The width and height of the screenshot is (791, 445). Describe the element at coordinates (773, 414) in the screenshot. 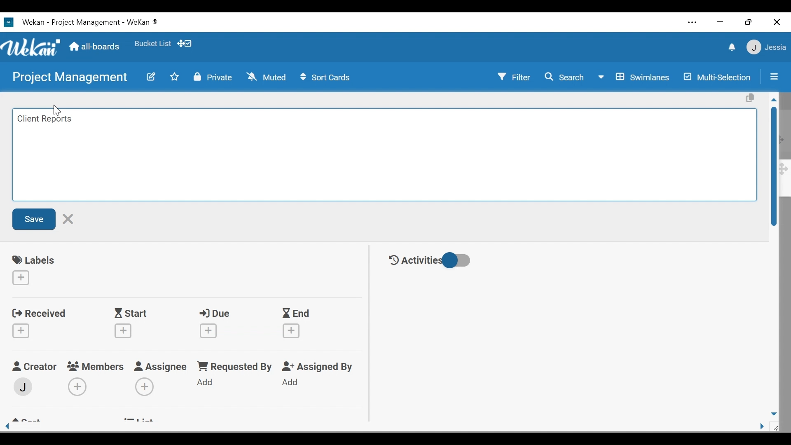

I see `Scroll down` at that location.